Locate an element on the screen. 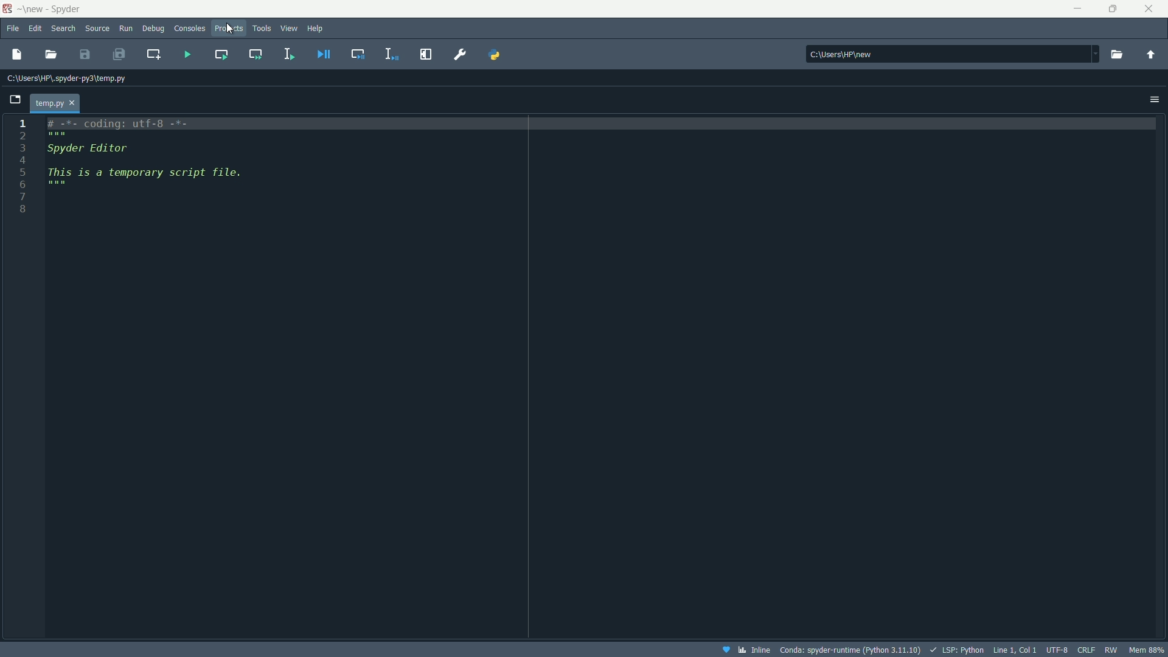  run file is located at coordinates (187, 56).